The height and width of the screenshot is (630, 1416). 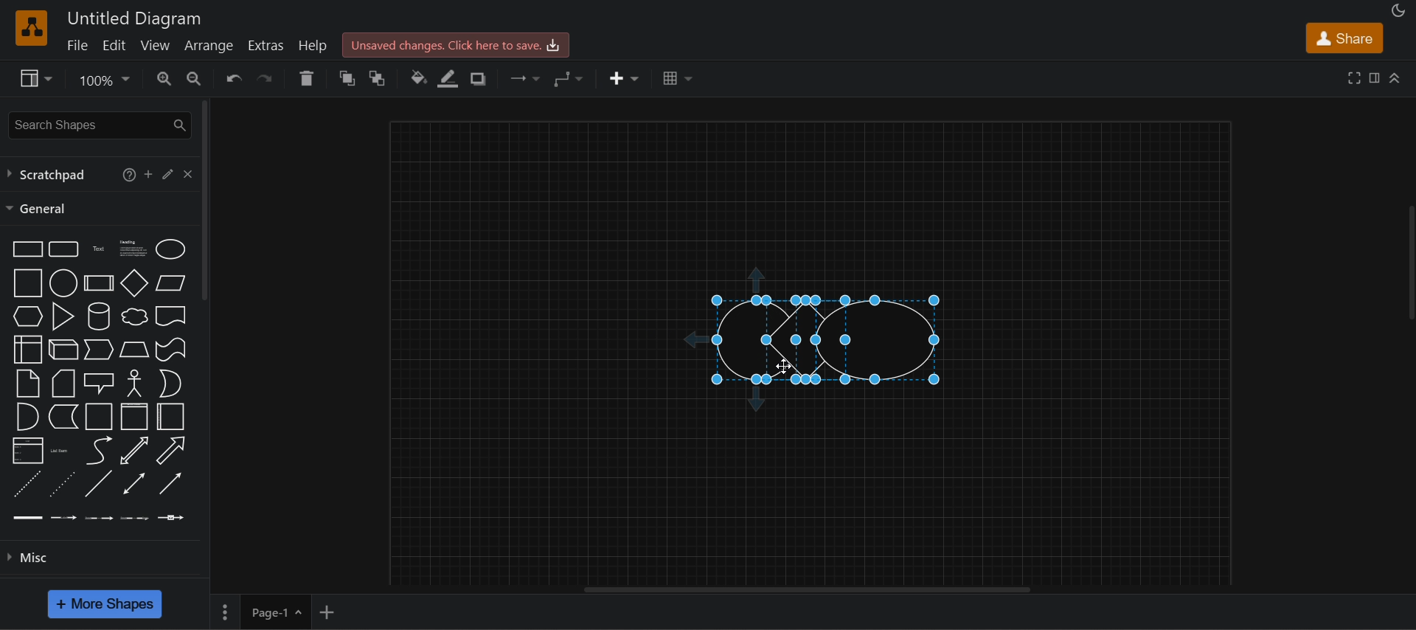 What do you see at coordinates (100, 516) in the screenshot?
I see `connector with 2 labels` at bounding box center [100, 516].